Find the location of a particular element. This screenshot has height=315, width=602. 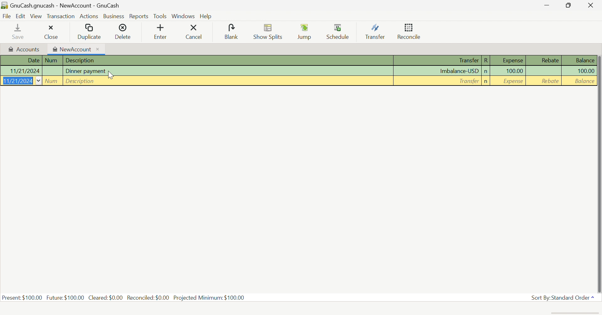

View is located at coordinates (36, 16).